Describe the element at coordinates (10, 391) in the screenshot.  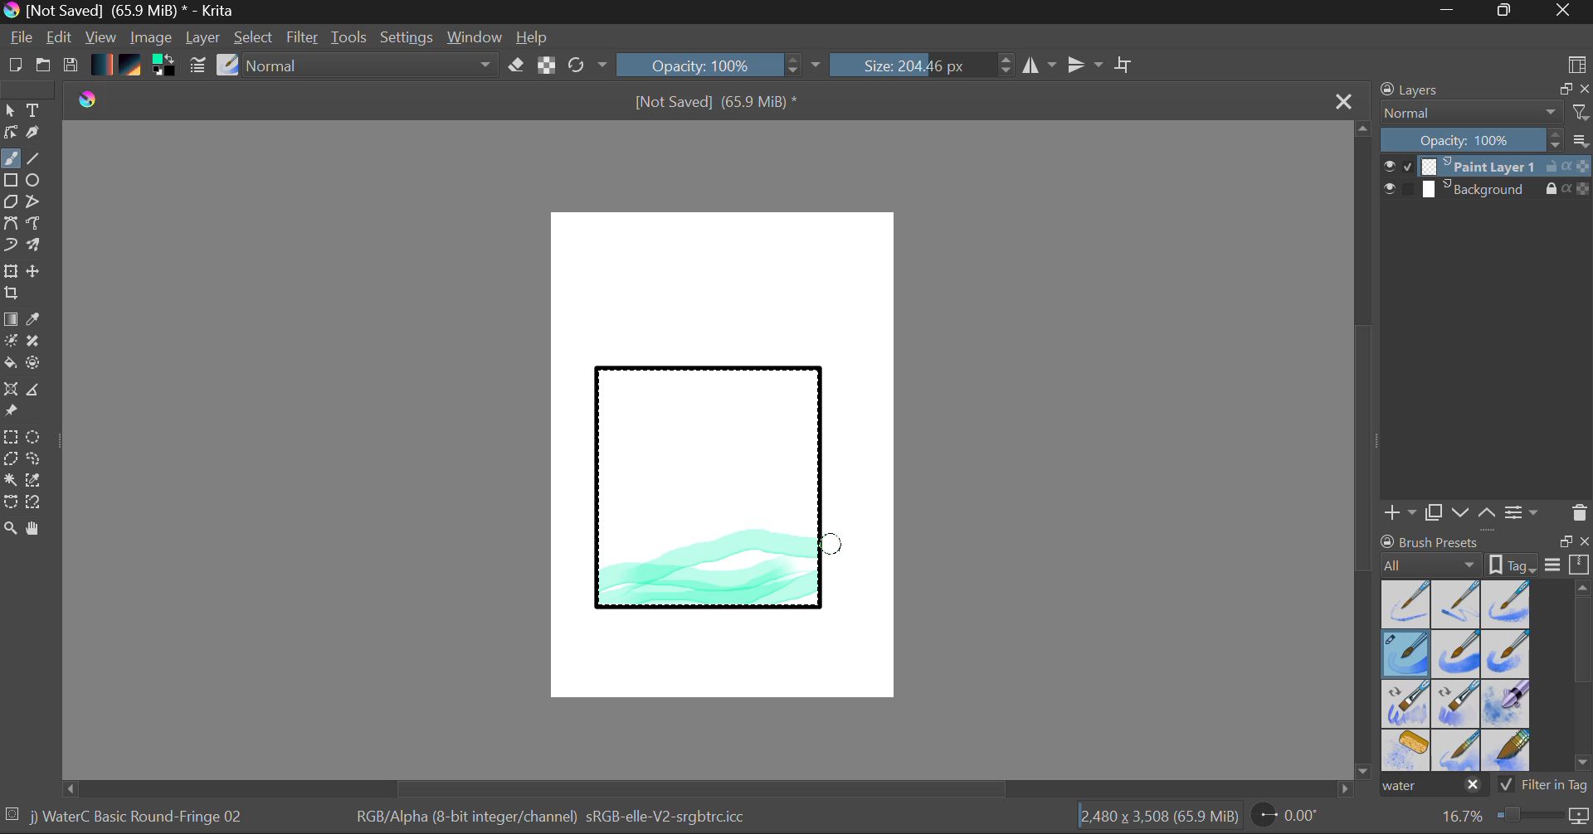
I see `Smart Assistant` at that location.